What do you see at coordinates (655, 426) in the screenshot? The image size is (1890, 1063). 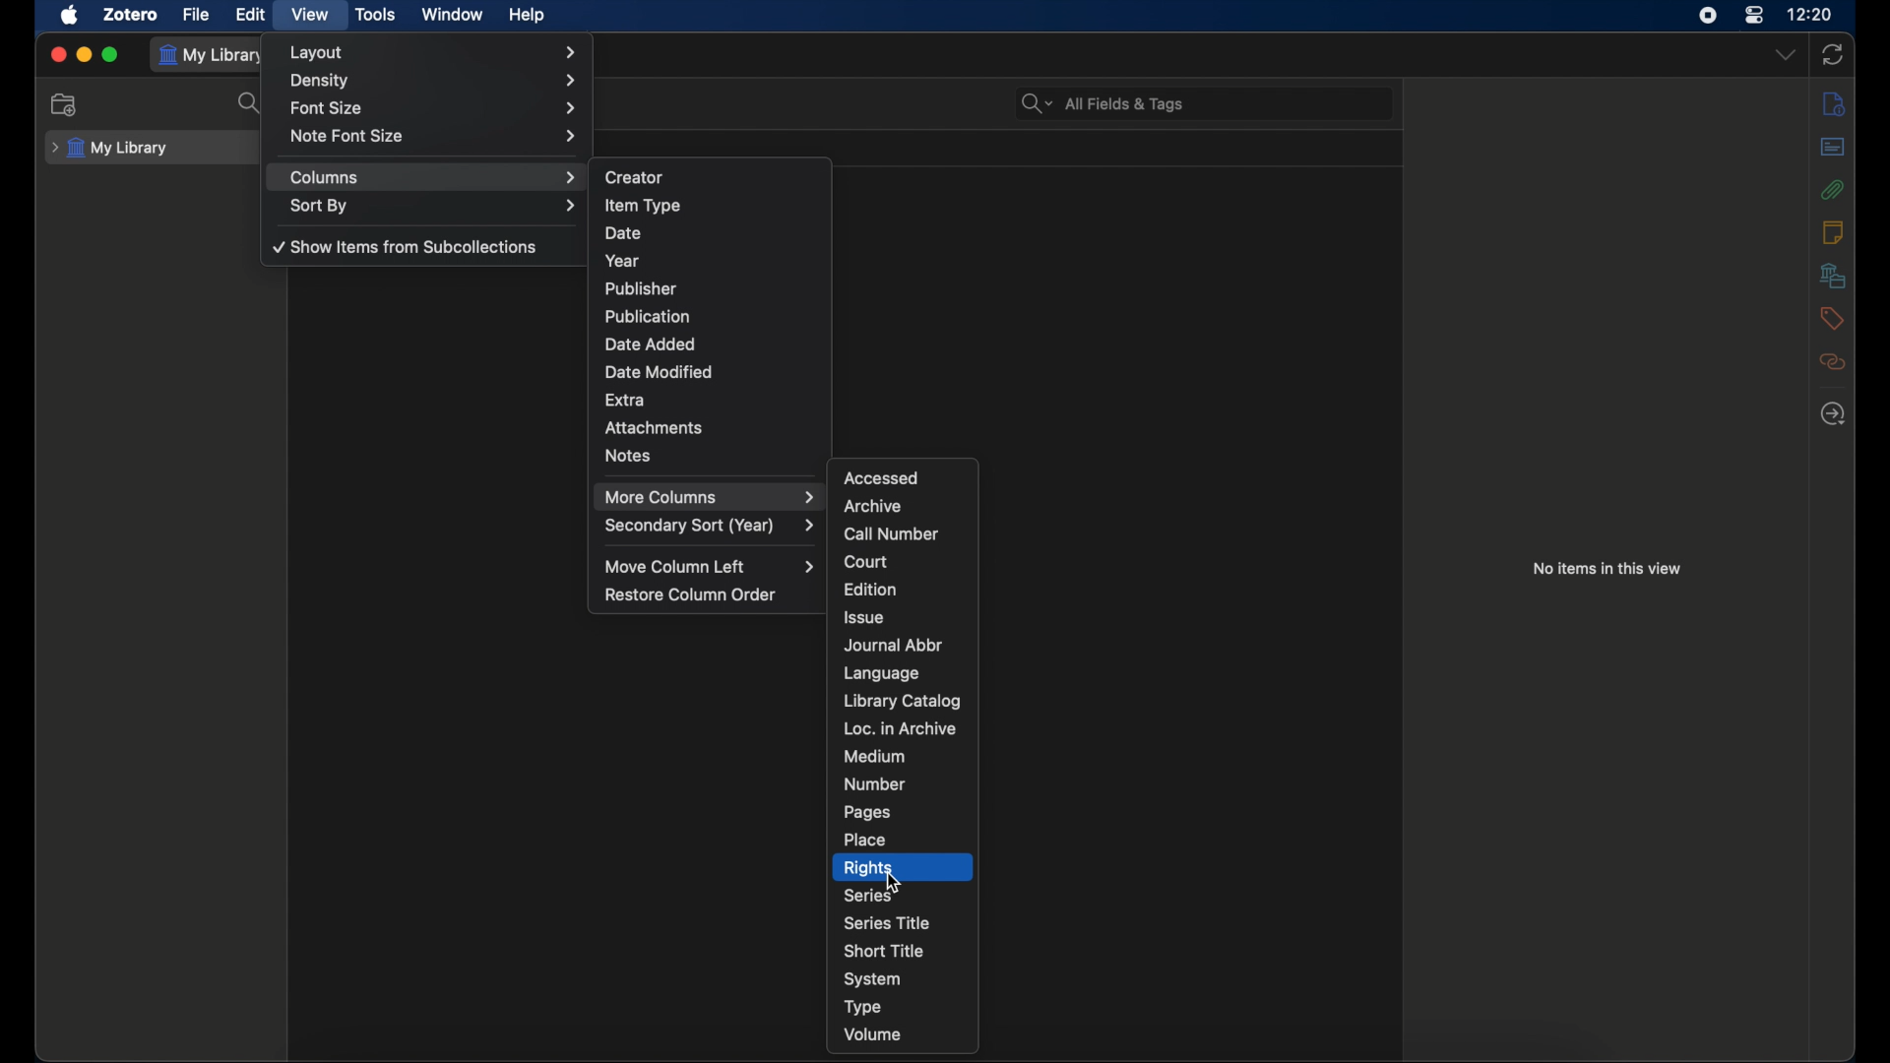 I see `attachments` at bounding box center [655, 426].